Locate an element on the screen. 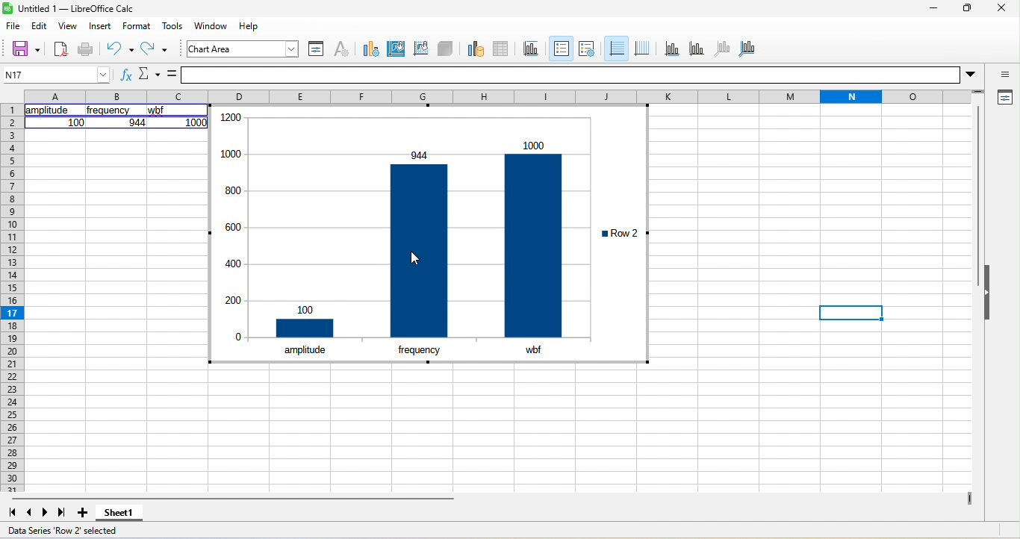 Image resolution: width=1020 pixels, height=539 pixels. horizontal grid is located at coordinates (616, 49).